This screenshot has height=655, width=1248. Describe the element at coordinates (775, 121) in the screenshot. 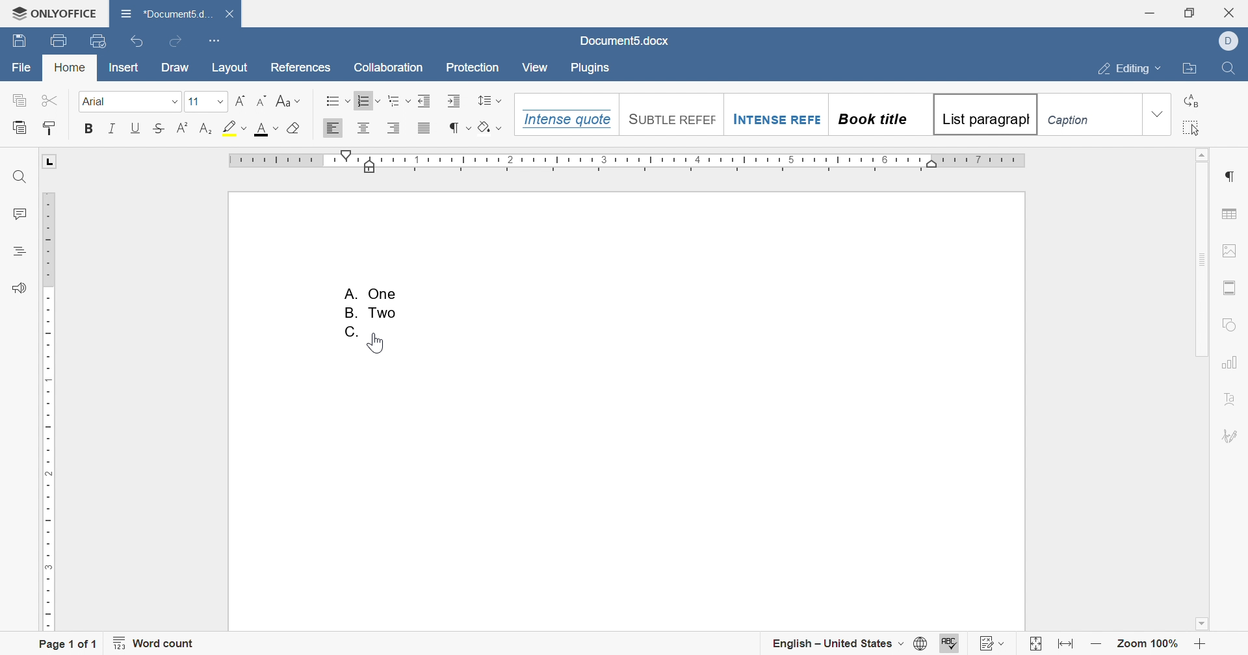

I see `Intense Refe` at that location.